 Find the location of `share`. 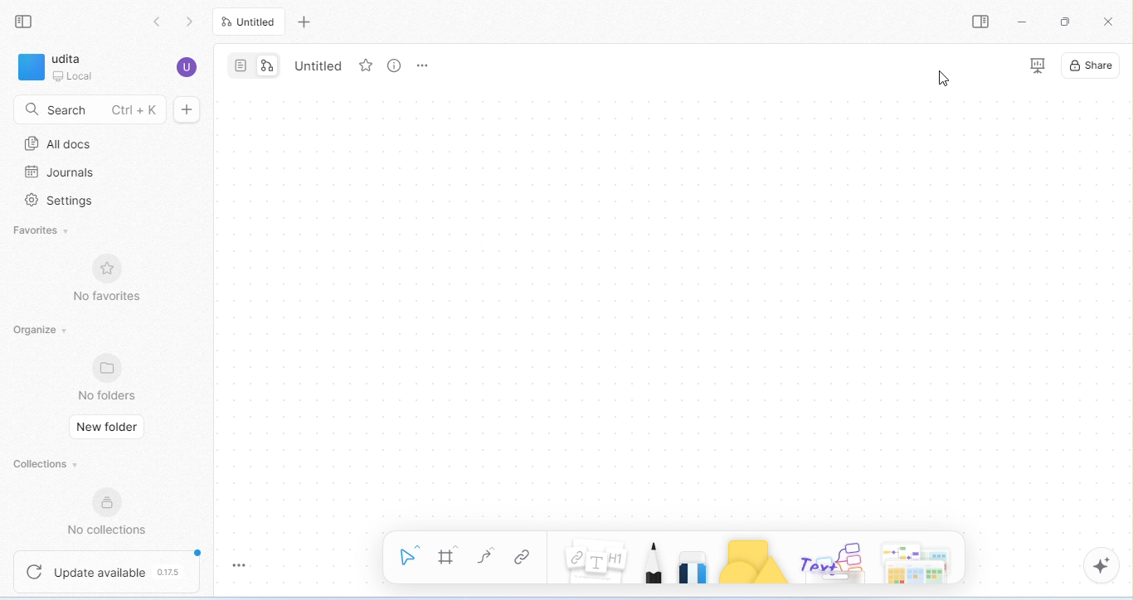

share is located at coordinates (1092, 67).